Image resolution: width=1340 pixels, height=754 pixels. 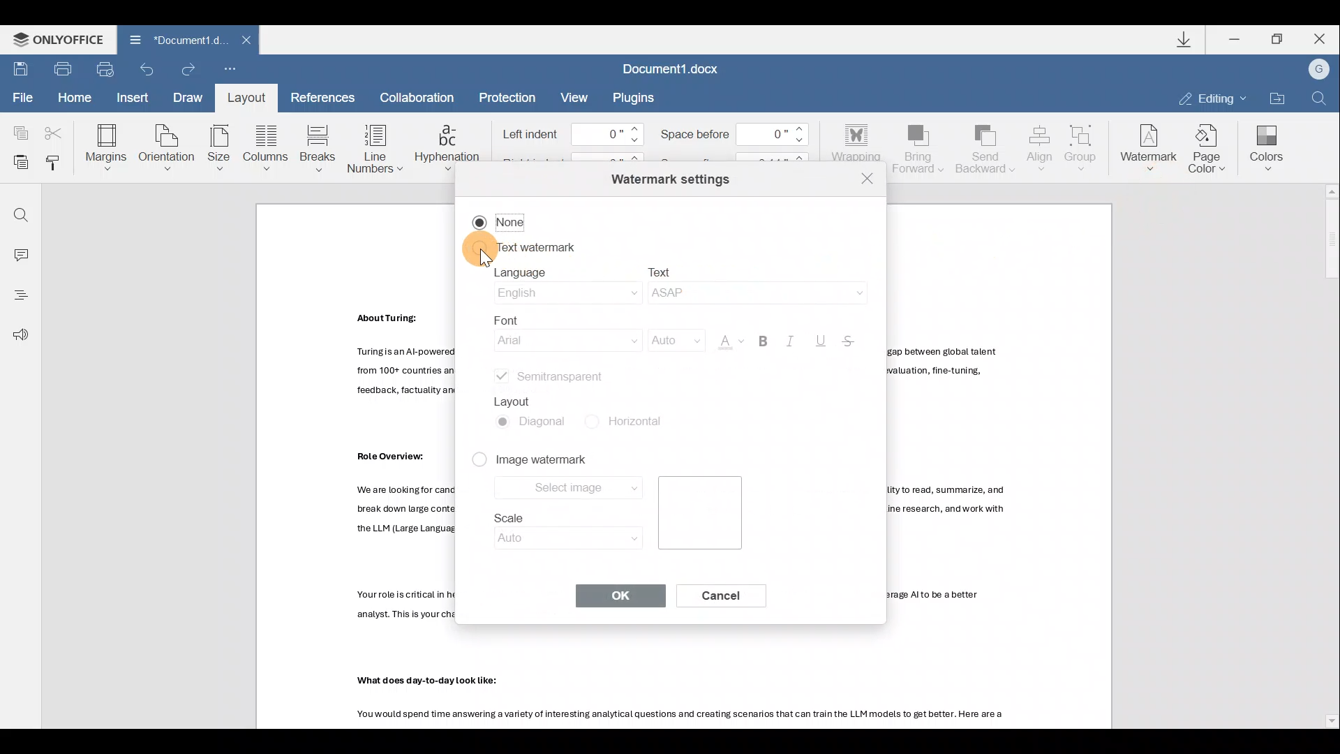 What do you see at coordinates (759, 284) in the screenshot?
I see `Text` at bounding box center [759, 284].